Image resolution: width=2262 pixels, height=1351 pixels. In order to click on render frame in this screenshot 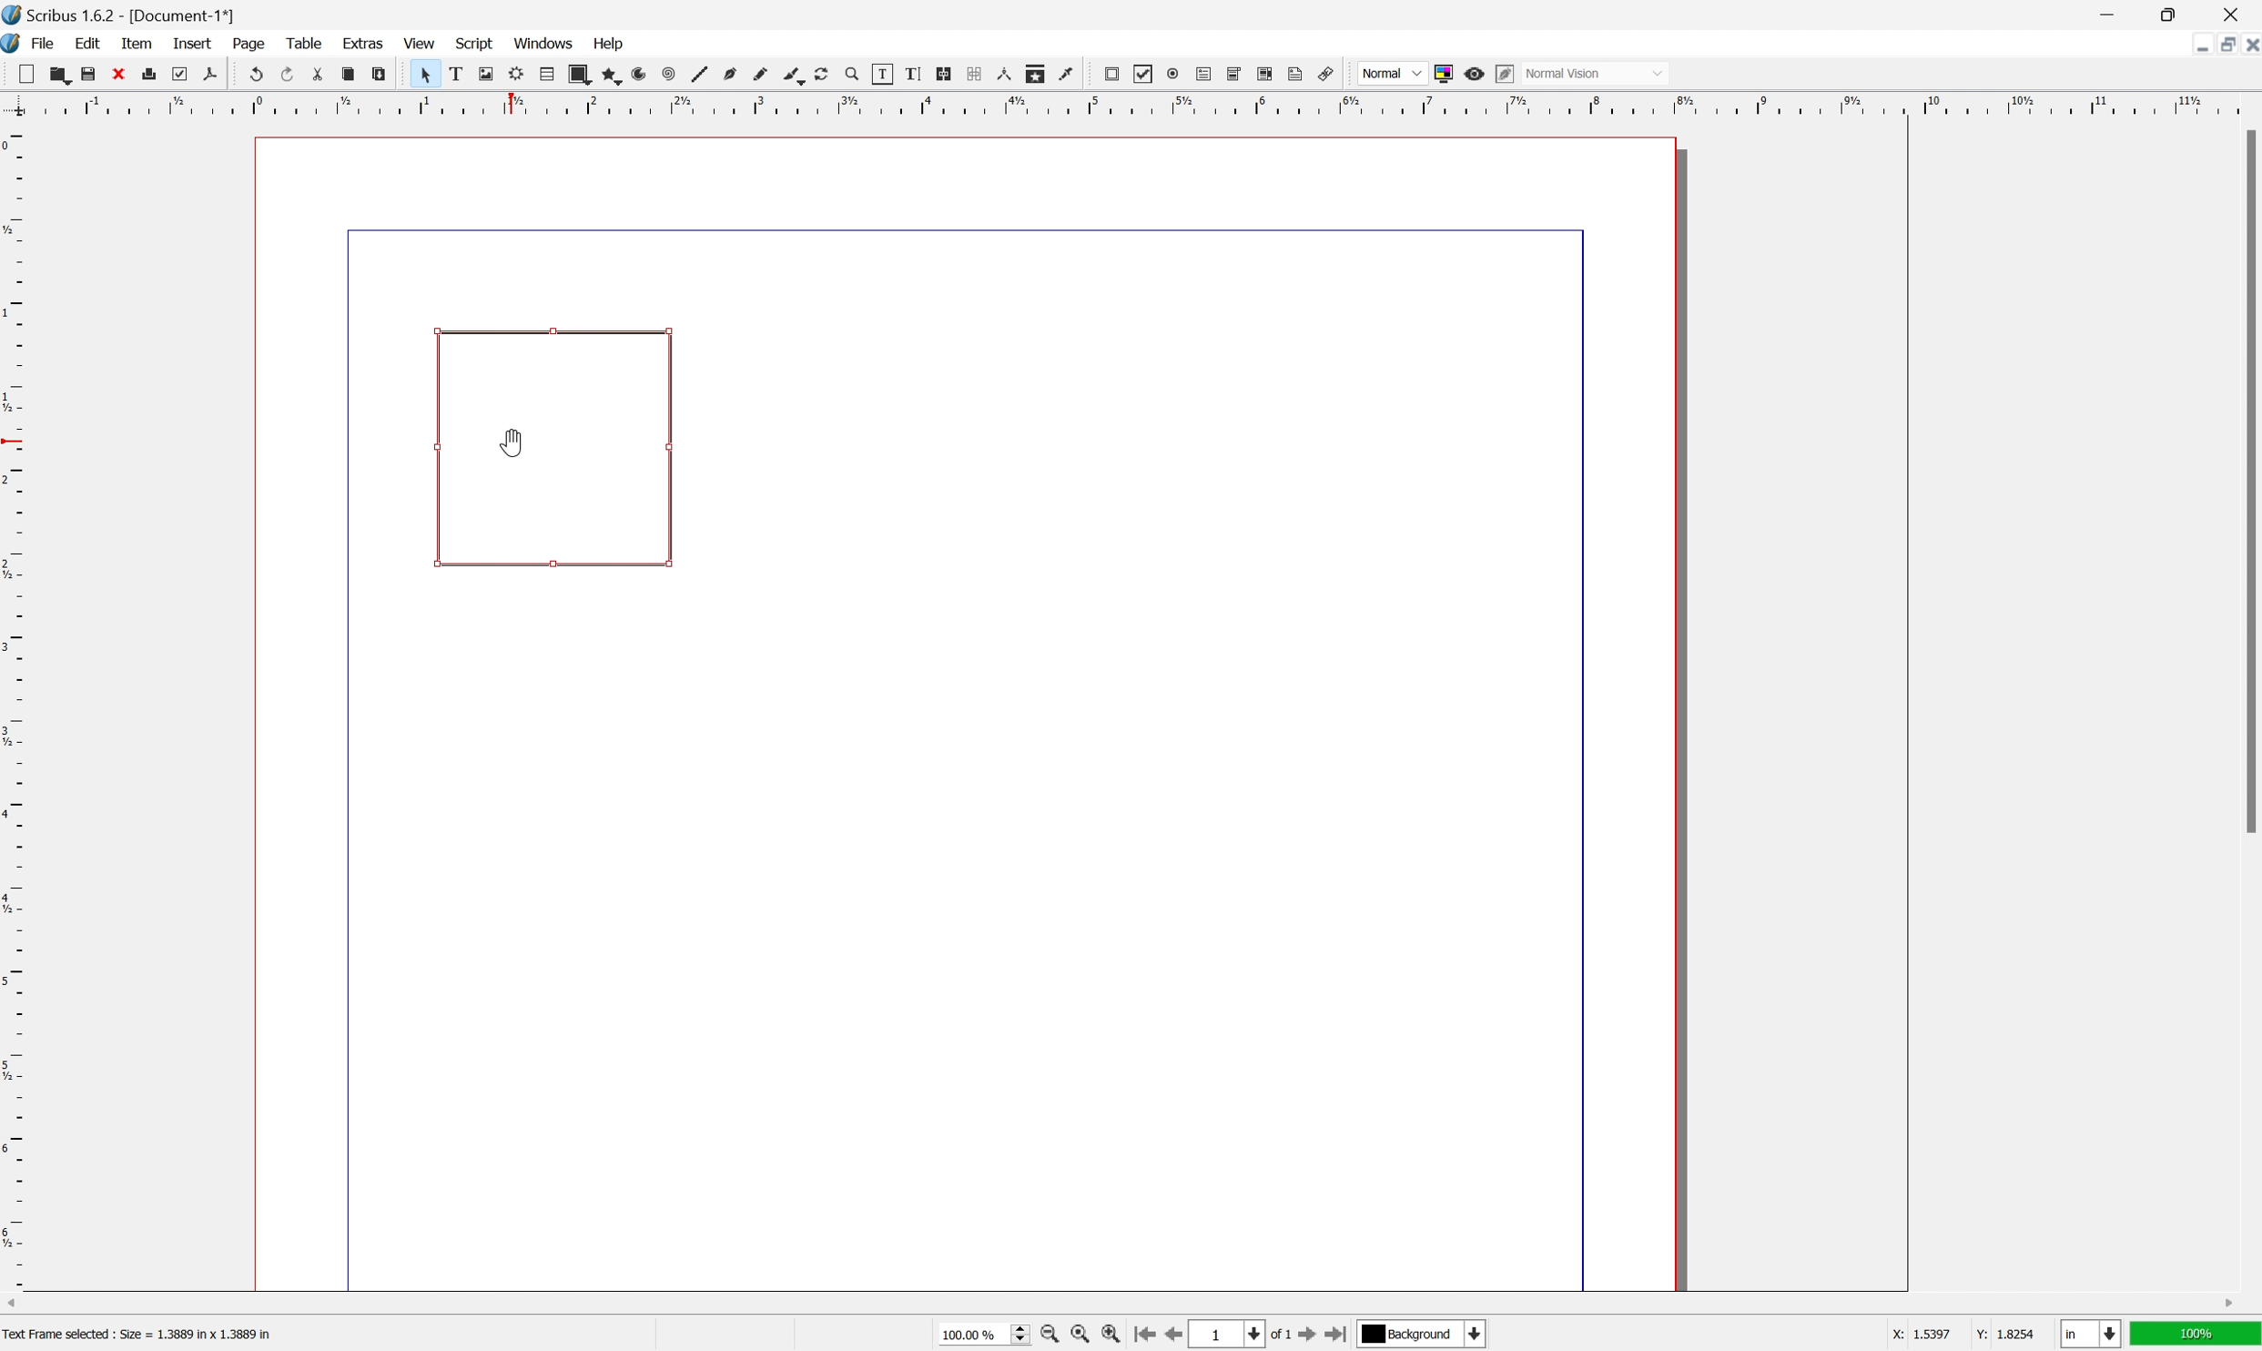, I will do `click(514, 73)`.